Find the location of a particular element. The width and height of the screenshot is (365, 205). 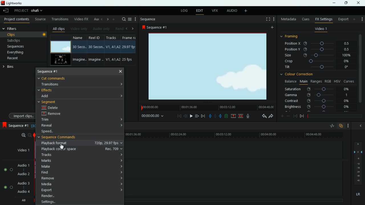

sequence 1 is located at coordinates (15, 125).